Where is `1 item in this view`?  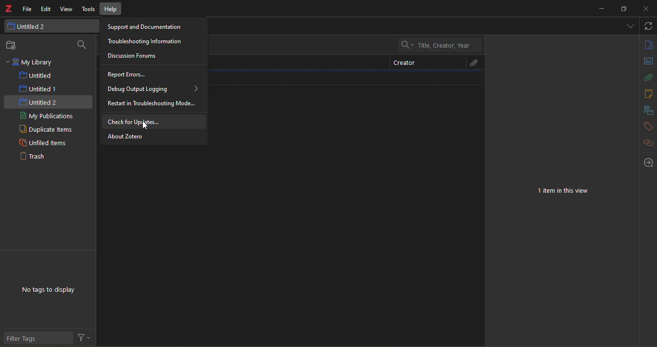
1 item in this view is located at coordinates (563, 191).